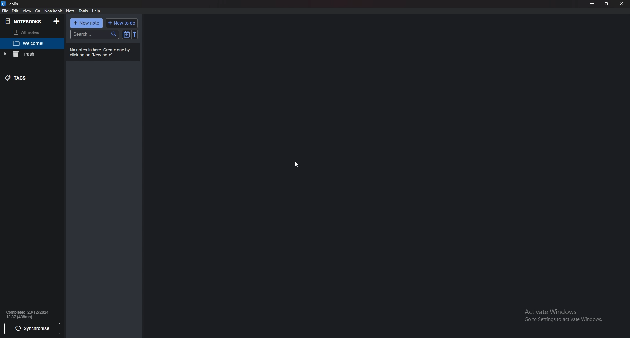 The image size is (630, 338). What do you see at coordinates (85, 23) in the screenshot?
I see `New note` at bounding box center [85, 23].